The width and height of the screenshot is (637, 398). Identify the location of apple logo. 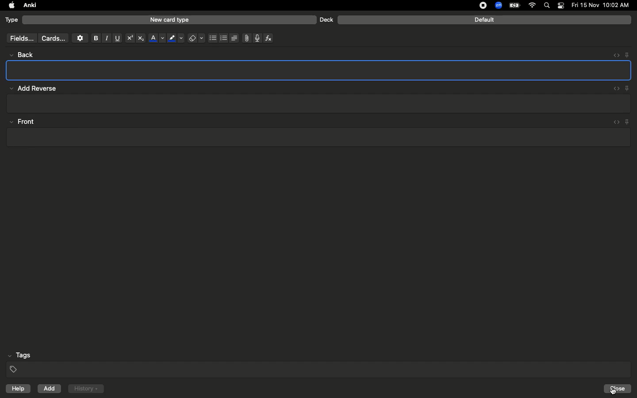
(9, 5).